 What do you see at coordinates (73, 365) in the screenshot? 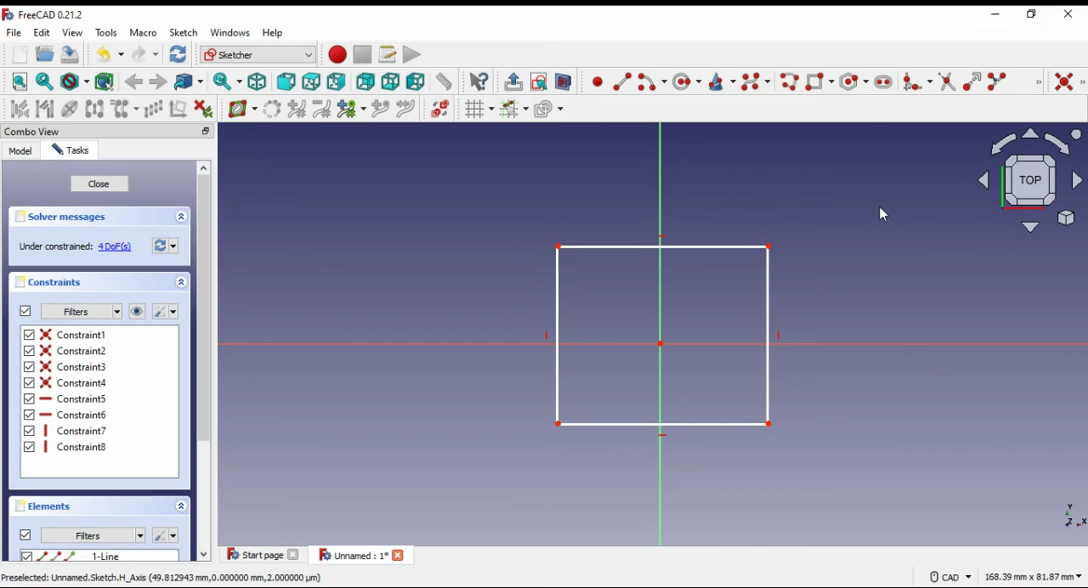
I see `on/off constraint 3` at bounding box center [73, 365].